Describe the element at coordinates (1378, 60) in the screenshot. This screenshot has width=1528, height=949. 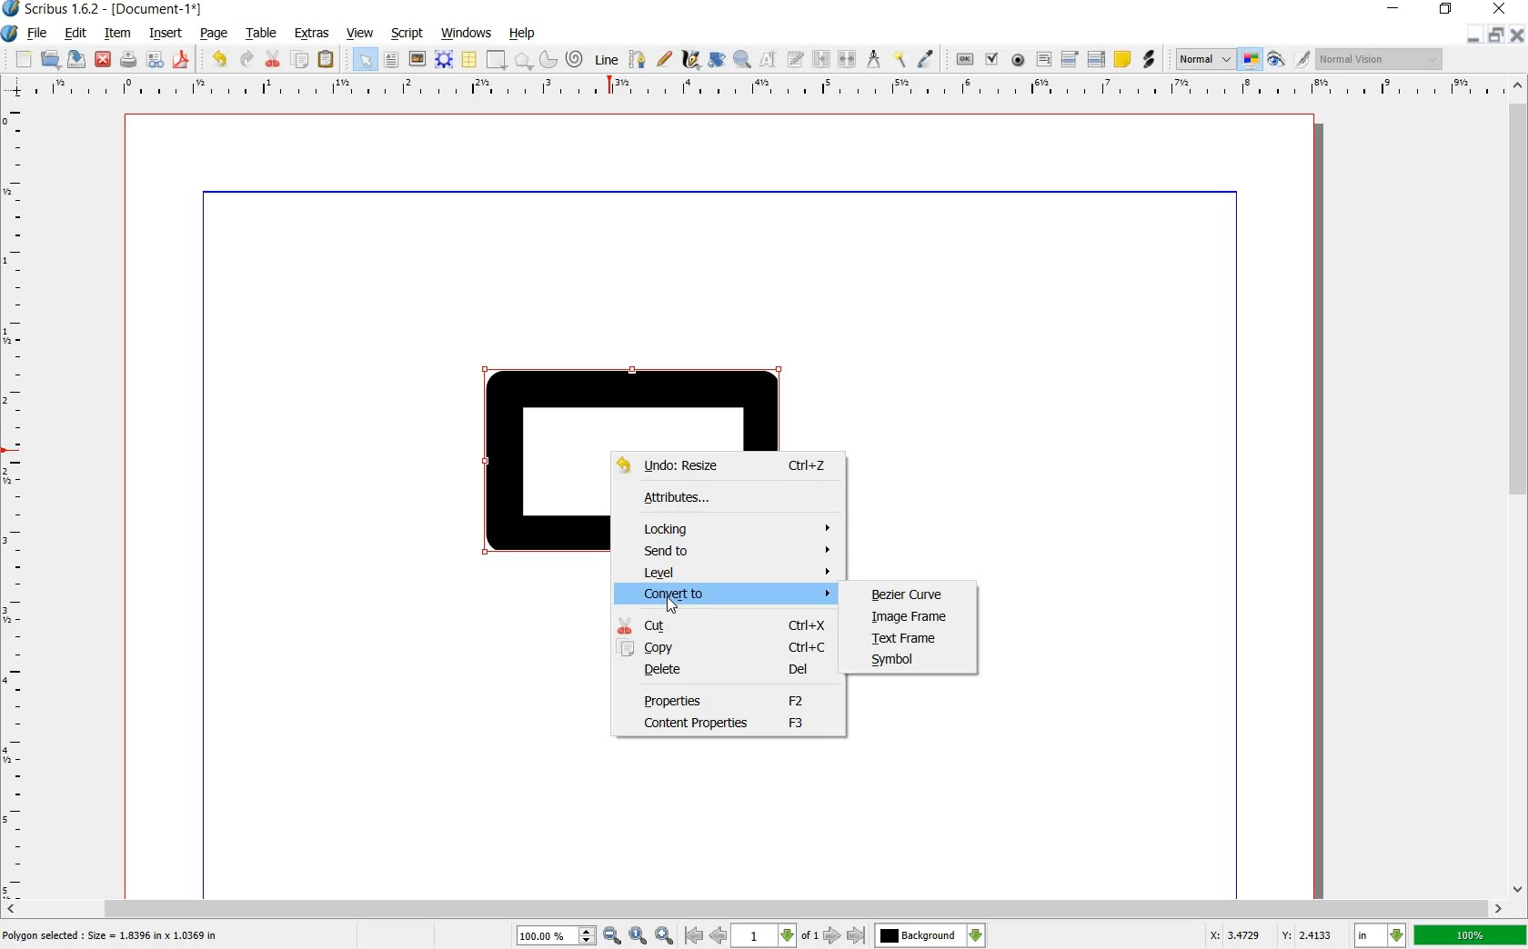
I see `visual appearance of the display` at that location.